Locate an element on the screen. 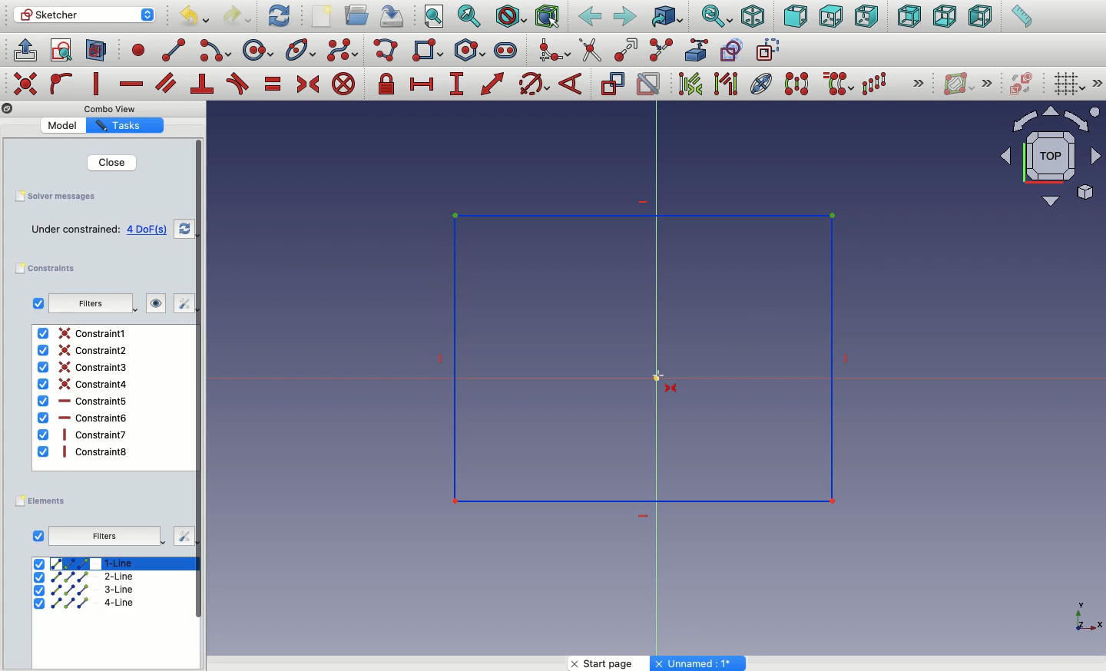 Image resolution: width=1106 pixels, height=671 pixels. Right is located at coordinates (869, 16).